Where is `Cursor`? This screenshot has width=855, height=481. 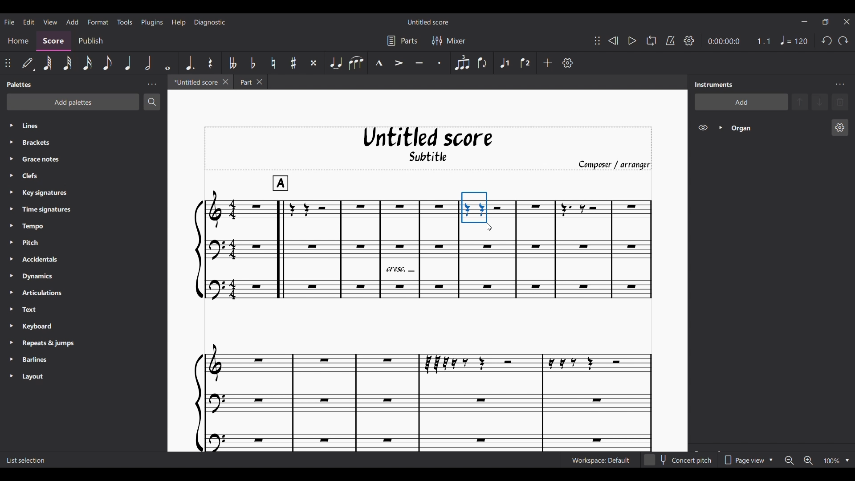
Cursor is located at coordinates (490, 235).